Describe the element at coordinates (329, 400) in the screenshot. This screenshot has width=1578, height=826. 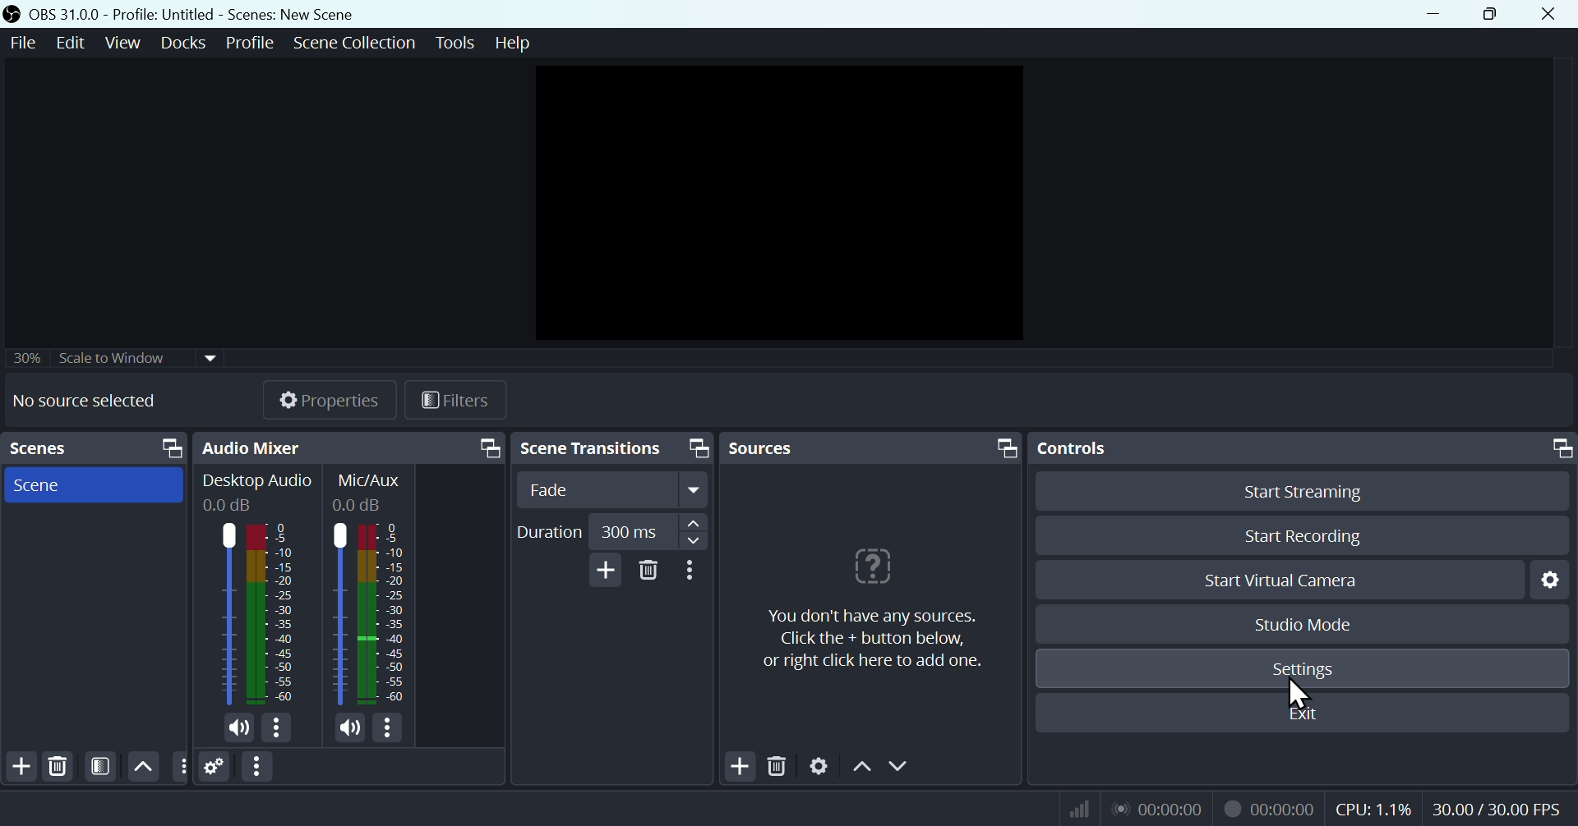
I see `Properties` at that location.